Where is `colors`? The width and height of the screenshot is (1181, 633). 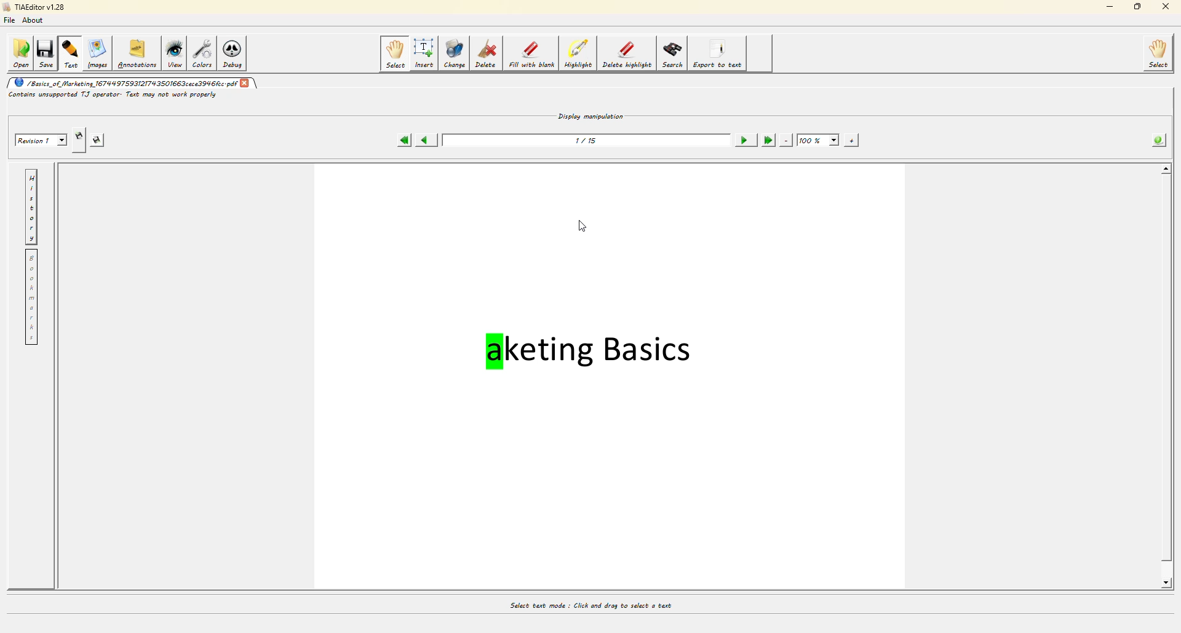 colors is located at coordinates (204, 53).